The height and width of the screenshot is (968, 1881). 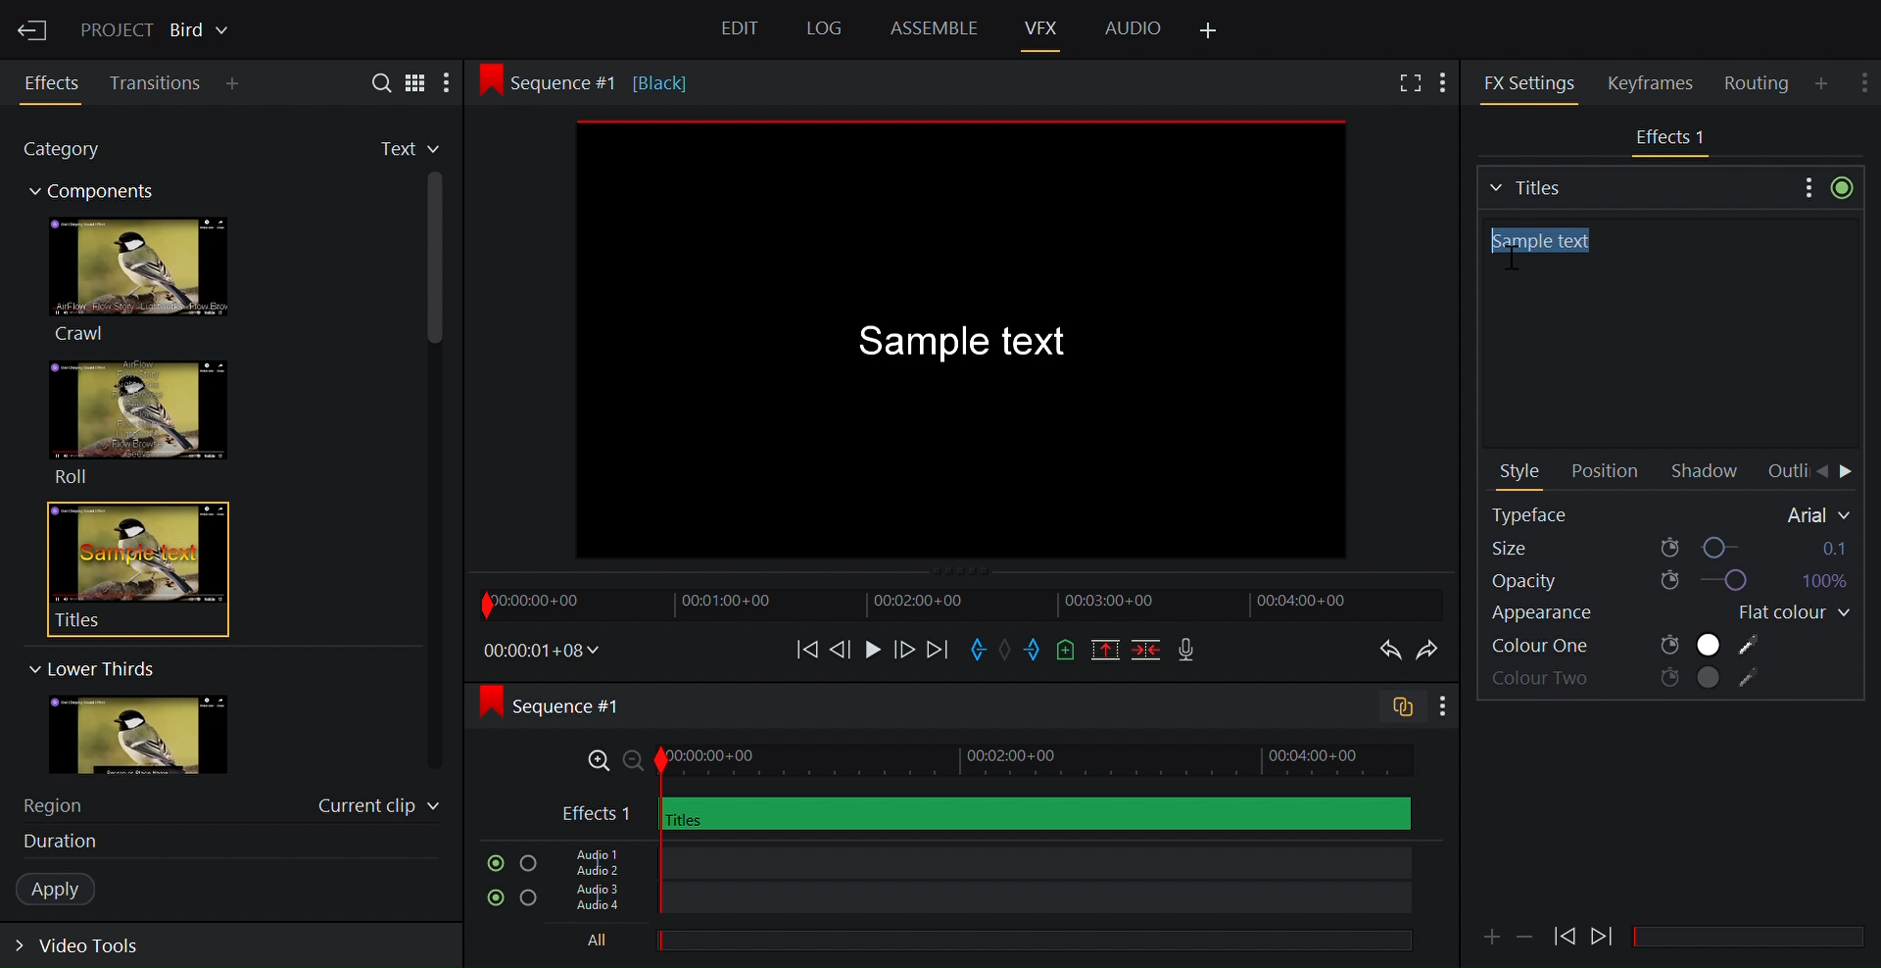 What do you see at coordinates (543, 651) in the screenshot?
I see `Timecodes and reels` at bounding box center [543, 651].